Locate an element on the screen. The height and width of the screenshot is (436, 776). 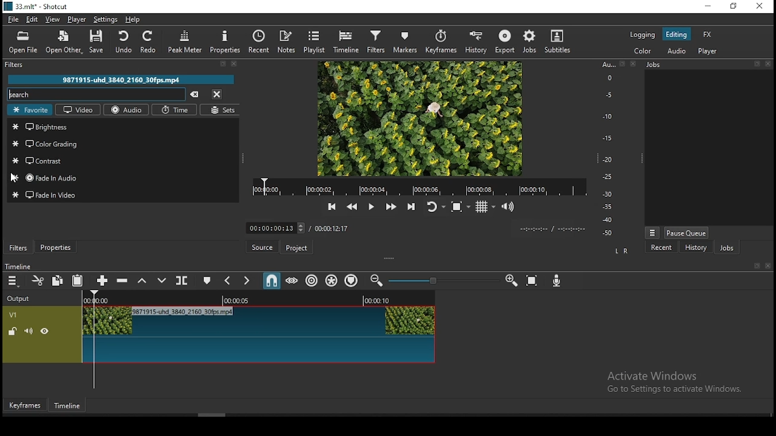
-35 is located at coordinates (606, 205).